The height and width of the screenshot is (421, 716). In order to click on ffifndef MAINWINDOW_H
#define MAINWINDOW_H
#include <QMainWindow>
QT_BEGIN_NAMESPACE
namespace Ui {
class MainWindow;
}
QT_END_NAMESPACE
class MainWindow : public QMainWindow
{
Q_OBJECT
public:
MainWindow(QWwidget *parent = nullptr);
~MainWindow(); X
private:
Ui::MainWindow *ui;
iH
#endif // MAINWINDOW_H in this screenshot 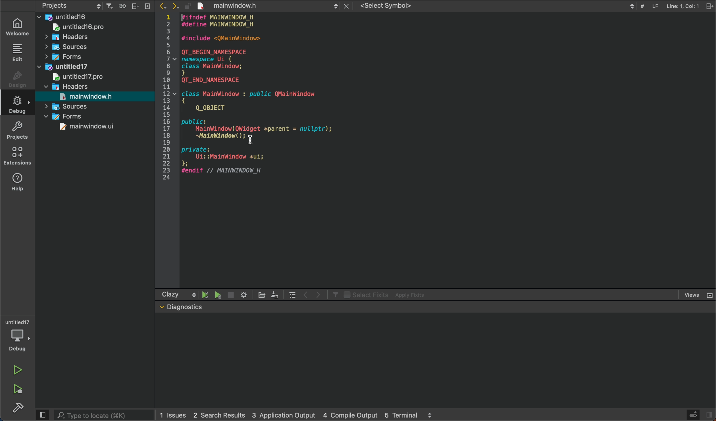, I will do `click(267, 102)`.